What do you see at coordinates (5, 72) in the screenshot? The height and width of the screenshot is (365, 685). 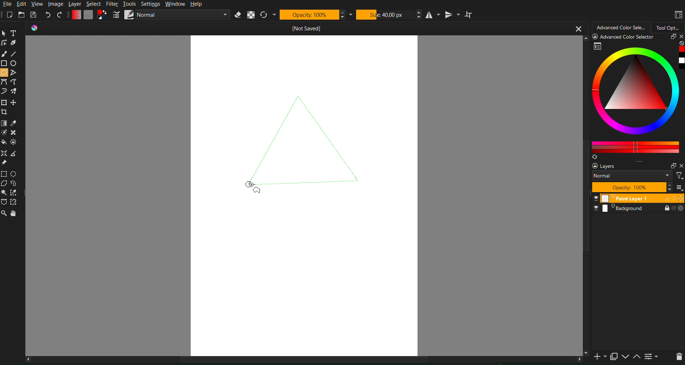 I see `polygon tool` at bounding box center [5, 72].